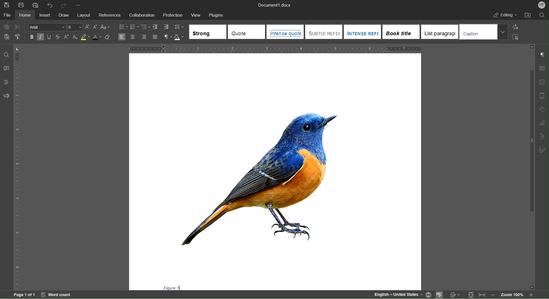 This screenshot has height=299, width=549. Describe the element at coordinates (173, 15) in the screenshot. I see `Protection` at that location.